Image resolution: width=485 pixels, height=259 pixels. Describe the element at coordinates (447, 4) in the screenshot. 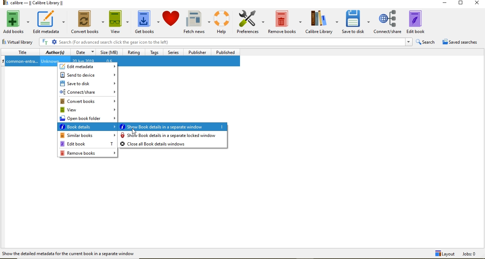

I see `minimise` at that location.